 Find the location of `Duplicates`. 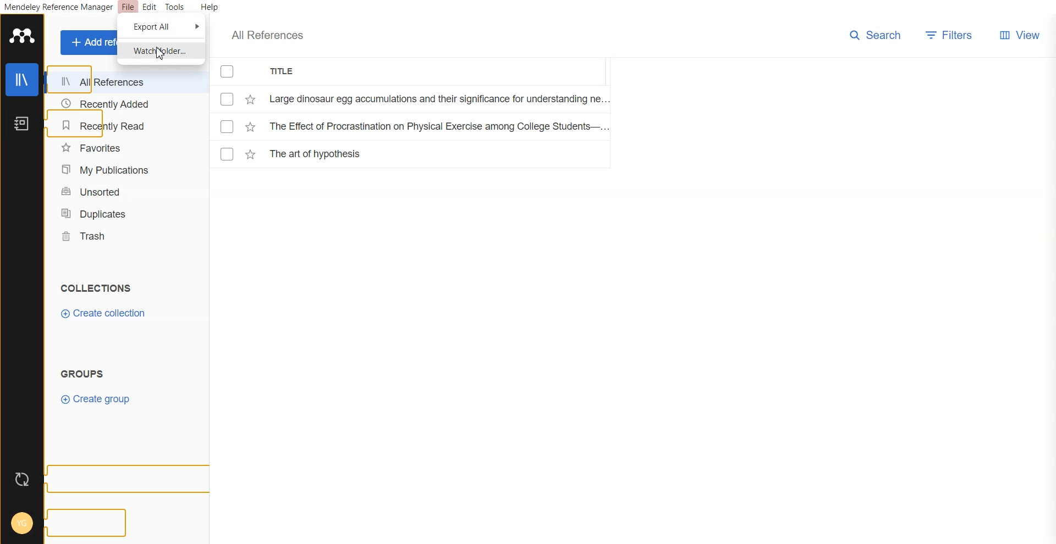

Duplicates is located at coordinates (117, 213).